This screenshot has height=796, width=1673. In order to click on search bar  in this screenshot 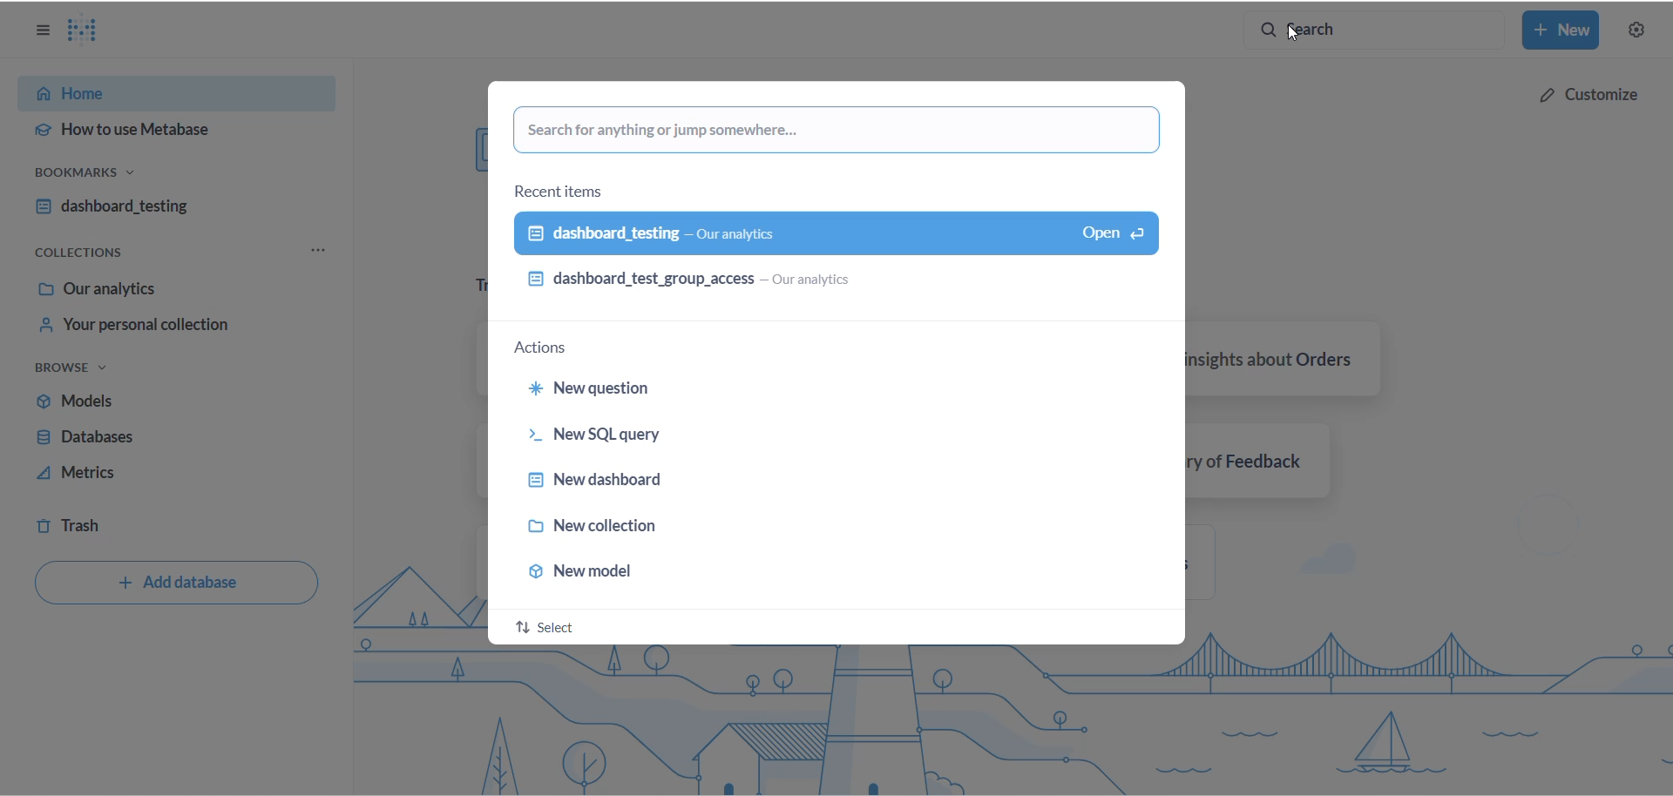, I will do `click(1377, 30)`.